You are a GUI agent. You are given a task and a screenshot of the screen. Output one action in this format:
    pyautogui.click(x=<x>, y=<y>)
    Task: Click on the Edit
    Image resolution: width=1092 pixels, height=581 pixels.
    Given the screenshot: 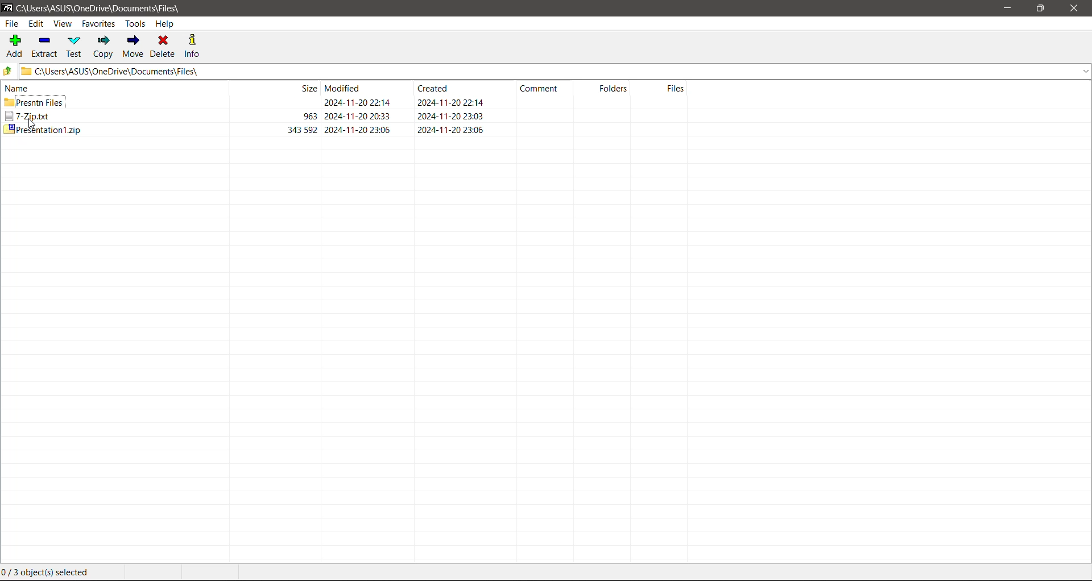 What is the action you would take?
    pyautogui.click(x=38, y=24)
    